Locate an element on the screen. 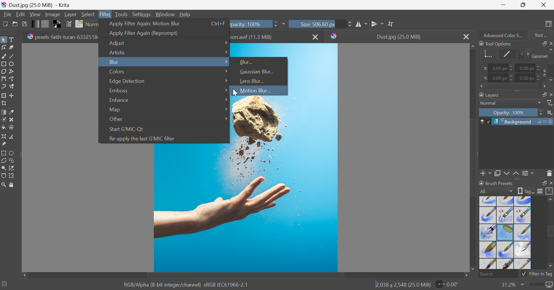 The image size is (554, 290). Layers is located at coordinates (490, 94).